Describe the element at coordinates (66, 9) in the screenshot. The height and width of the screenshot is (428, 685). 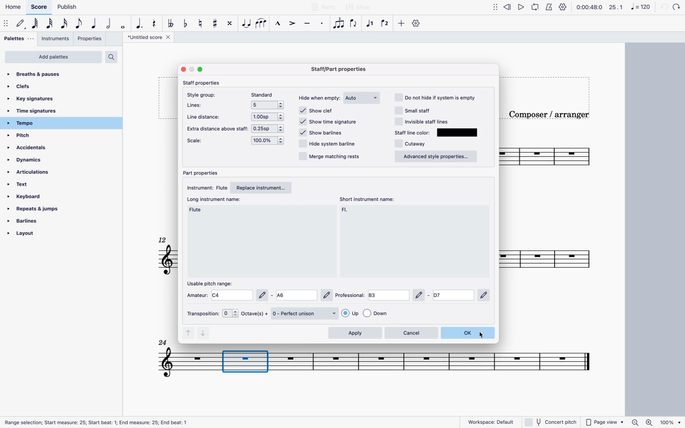
I see `publish` at that location.